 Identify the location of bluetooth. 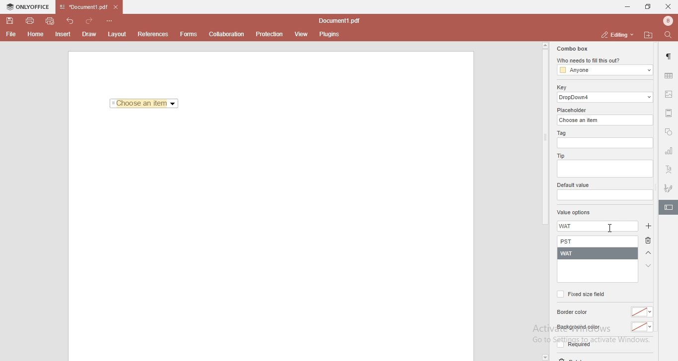
(665, 21).